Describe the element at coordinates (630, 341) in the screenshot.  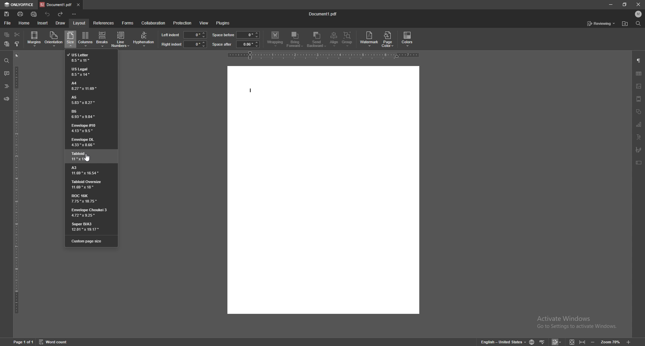
I see `zoom in` at that location.